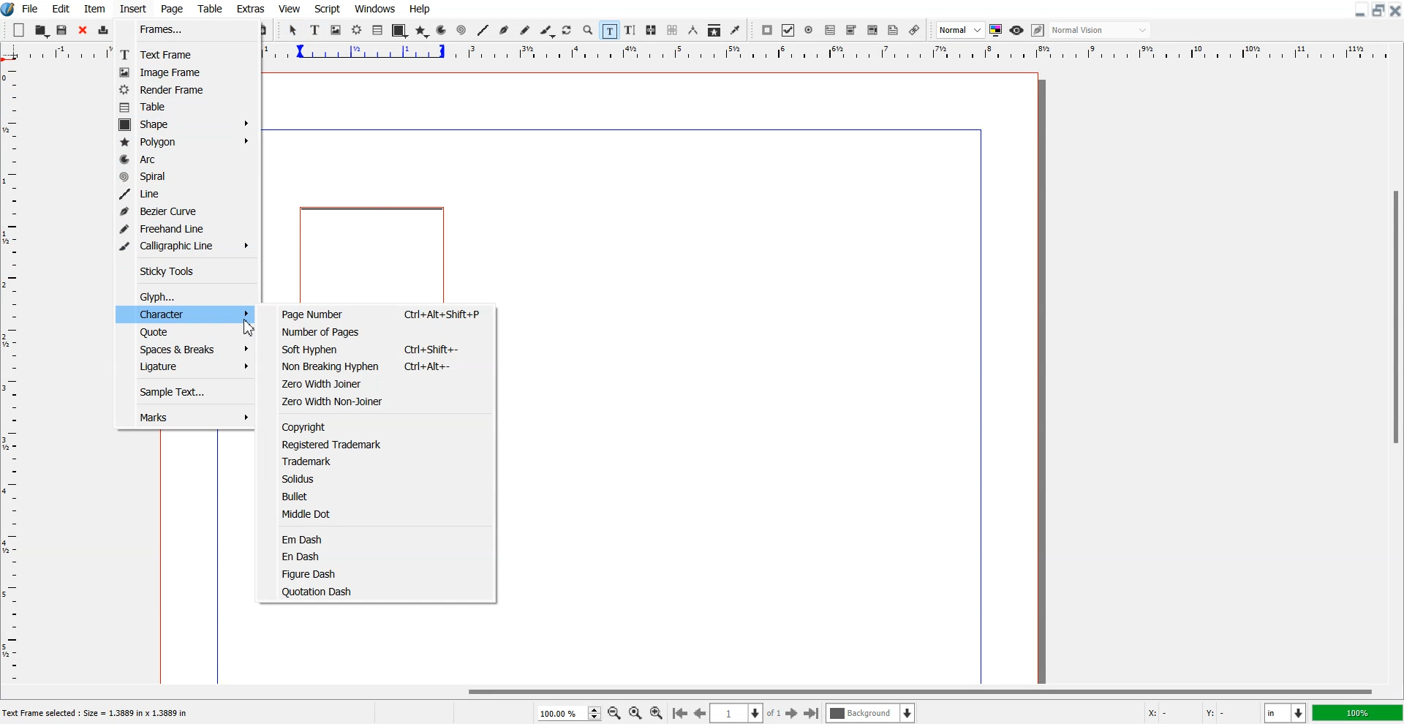  What do you see at coordinates (609, 30) in the screenshot?
I see `Edit content of frame` at bounding box center [609, 30].